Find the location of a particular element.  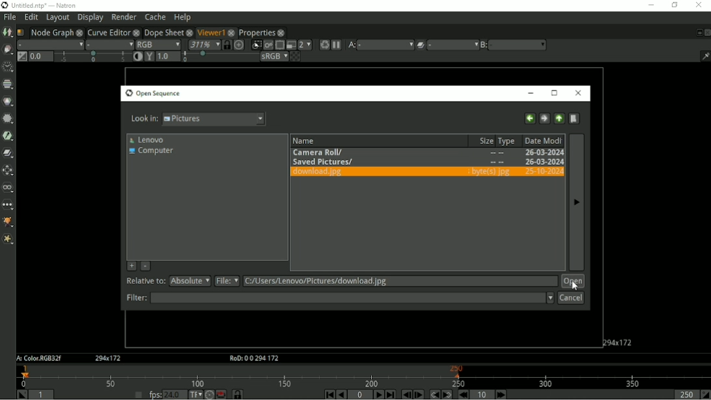

Synchronize  is located at coordinates (227, 44).